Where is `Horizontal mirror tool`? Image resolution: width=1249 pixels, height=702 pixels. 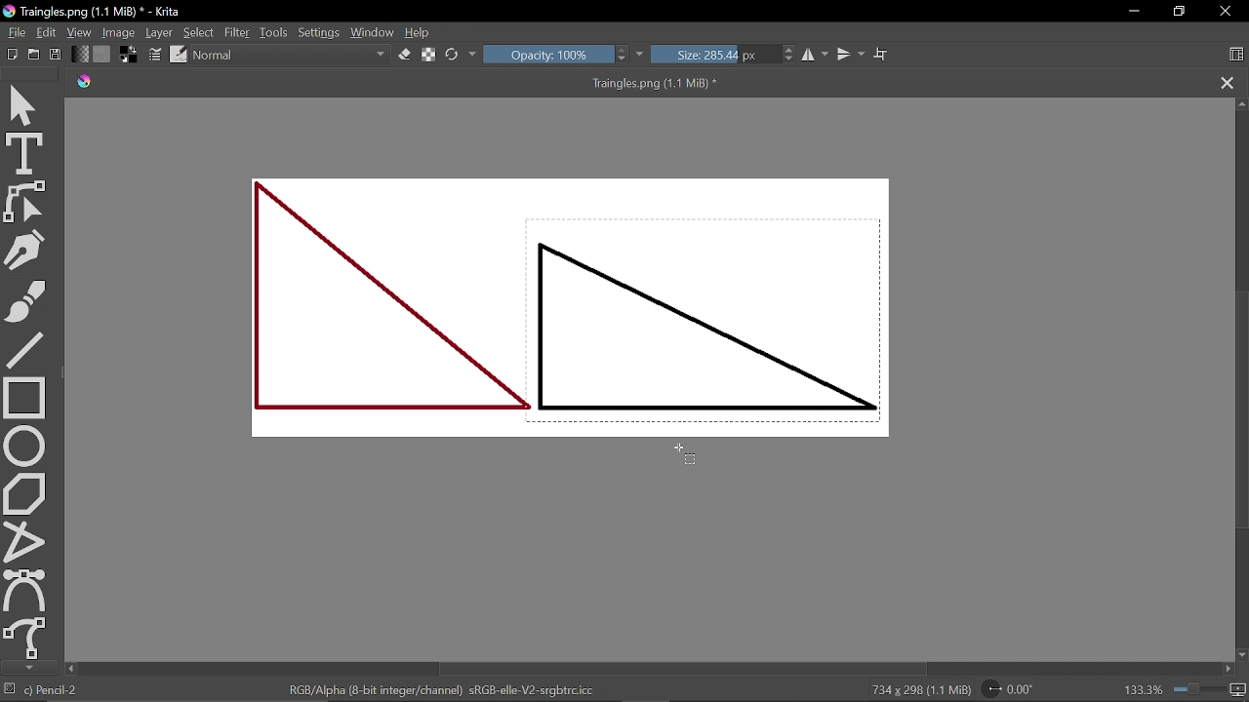 Horizontal mirror tool is located at coordinates (816, 56).